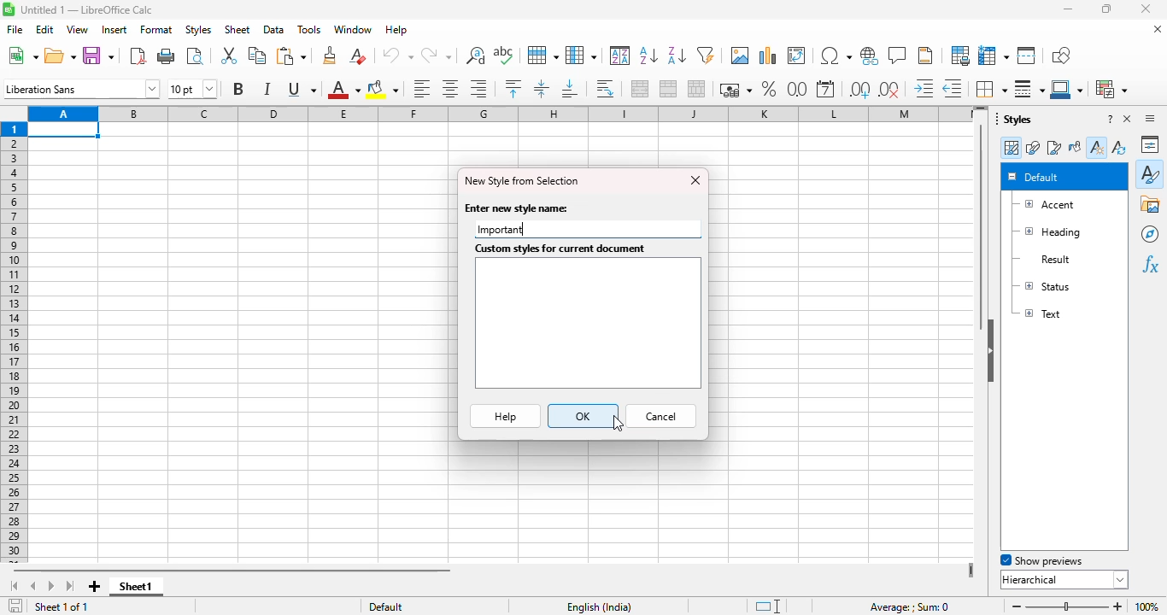  What do you see at coordinates (798, 89) in the screenshot?
I see `format as number` at bounding box center [798, 89].